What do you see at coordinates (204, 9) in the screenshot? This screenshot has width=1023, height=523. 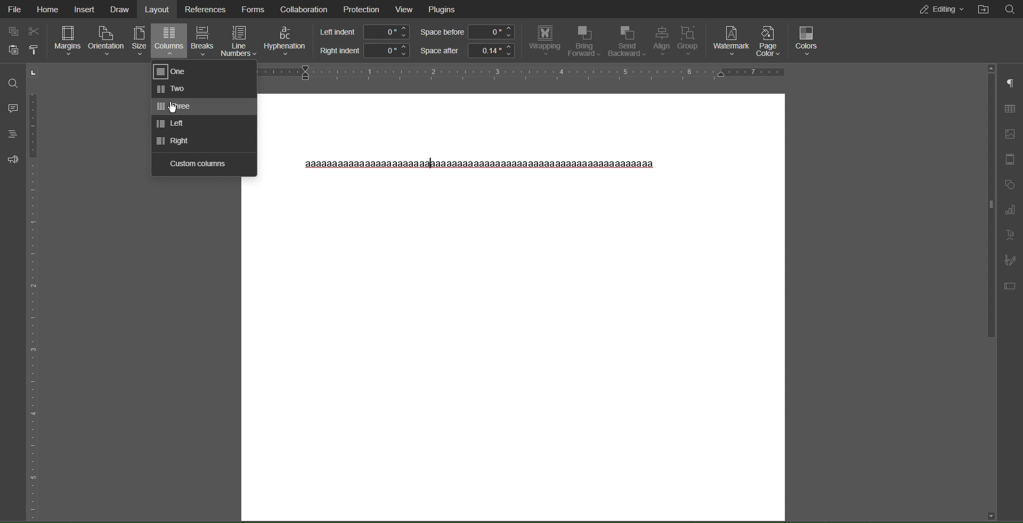 I see `References` at bounding box center [204, 9].